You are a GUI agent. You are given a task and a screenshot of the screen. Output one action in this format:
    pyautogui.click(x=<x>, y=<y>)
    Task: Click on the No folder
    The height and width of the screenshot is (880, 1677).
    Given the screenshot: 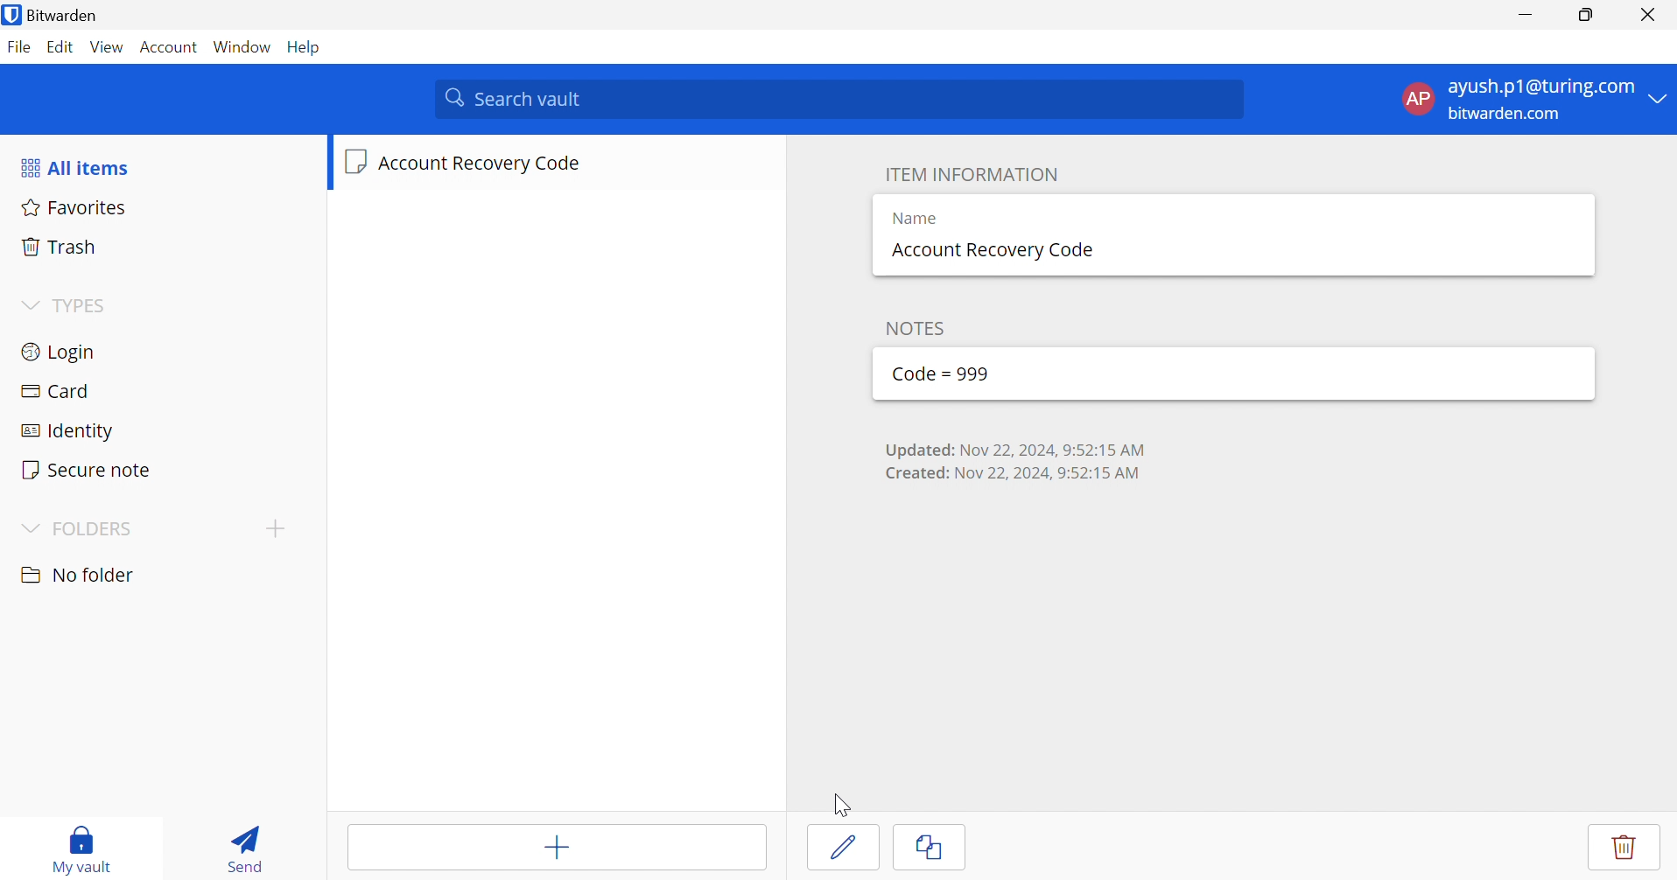 What is the action you would take?
    pyautogui.click(x=81, y=575)
    